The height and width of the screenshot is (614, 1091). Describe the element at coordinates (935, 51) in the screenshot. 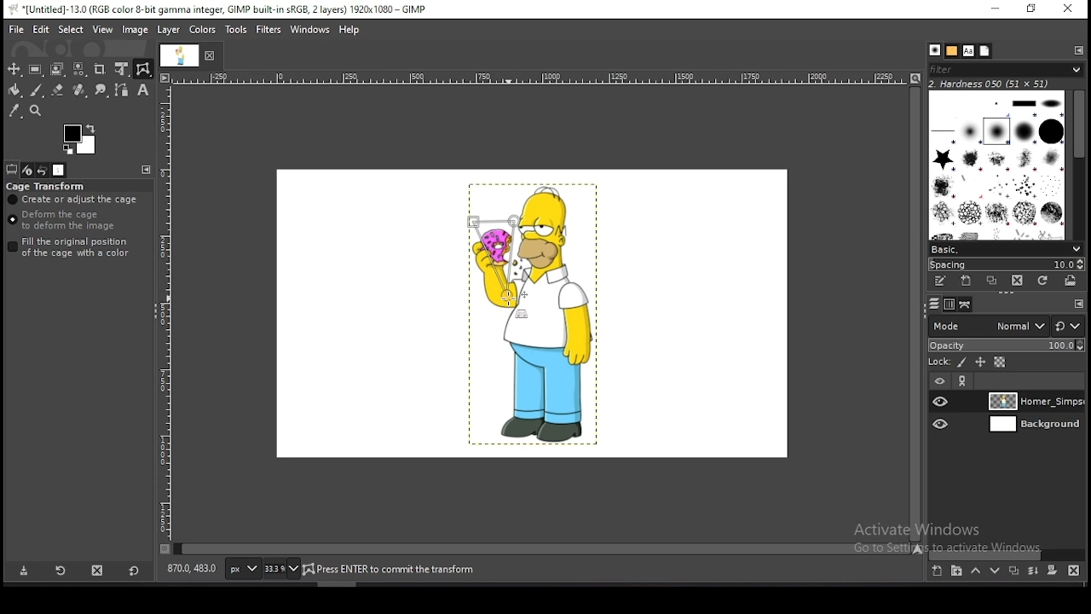

I see `brushes` at that location.